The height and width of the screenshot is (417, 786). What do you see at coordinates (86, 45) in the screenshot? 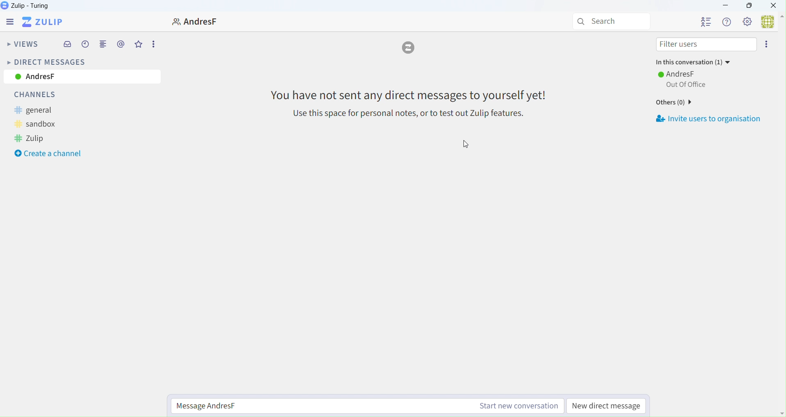
I see `Schedule` at bounding box center [86, 45].